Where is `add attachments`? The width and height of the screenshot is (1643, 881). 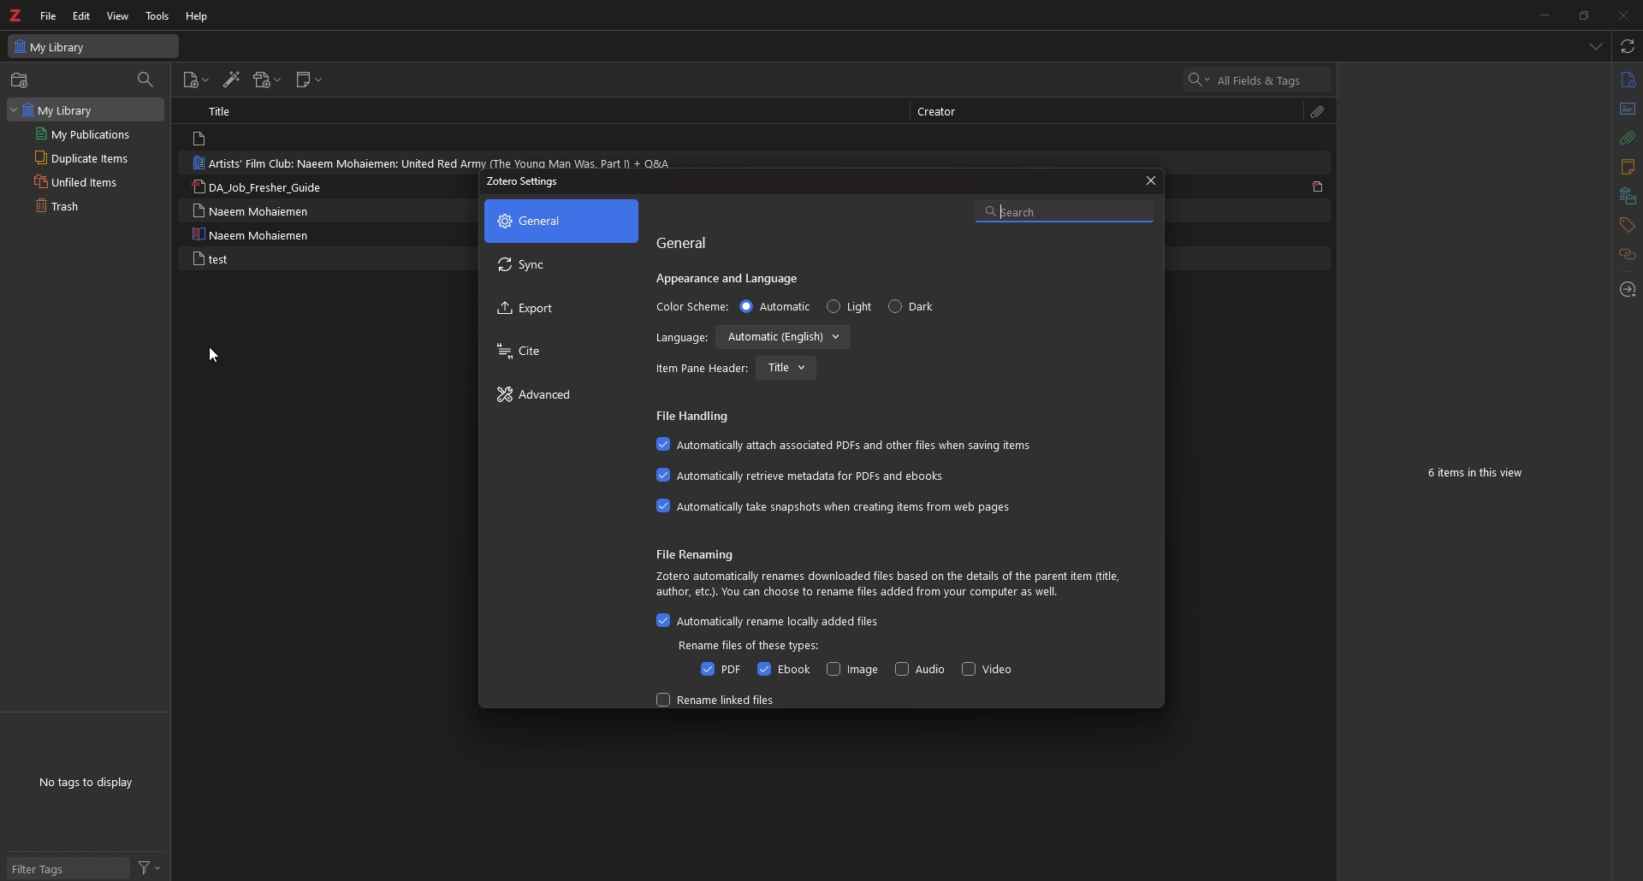
add attachments is located at coordinates (266, 80).